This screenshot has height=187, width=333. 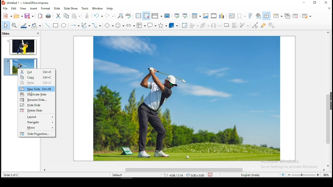 I want to click on block arrows, so click(x=130, y=25).